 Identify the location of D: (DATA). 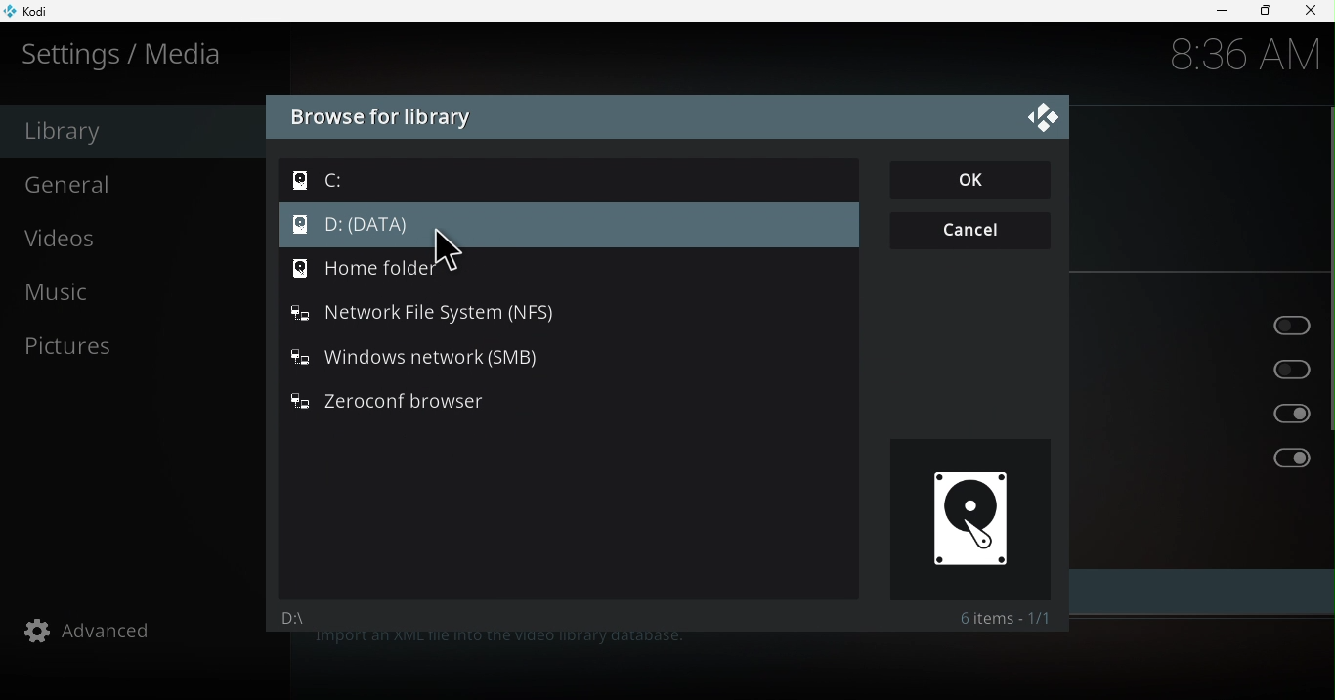
(570, 223).